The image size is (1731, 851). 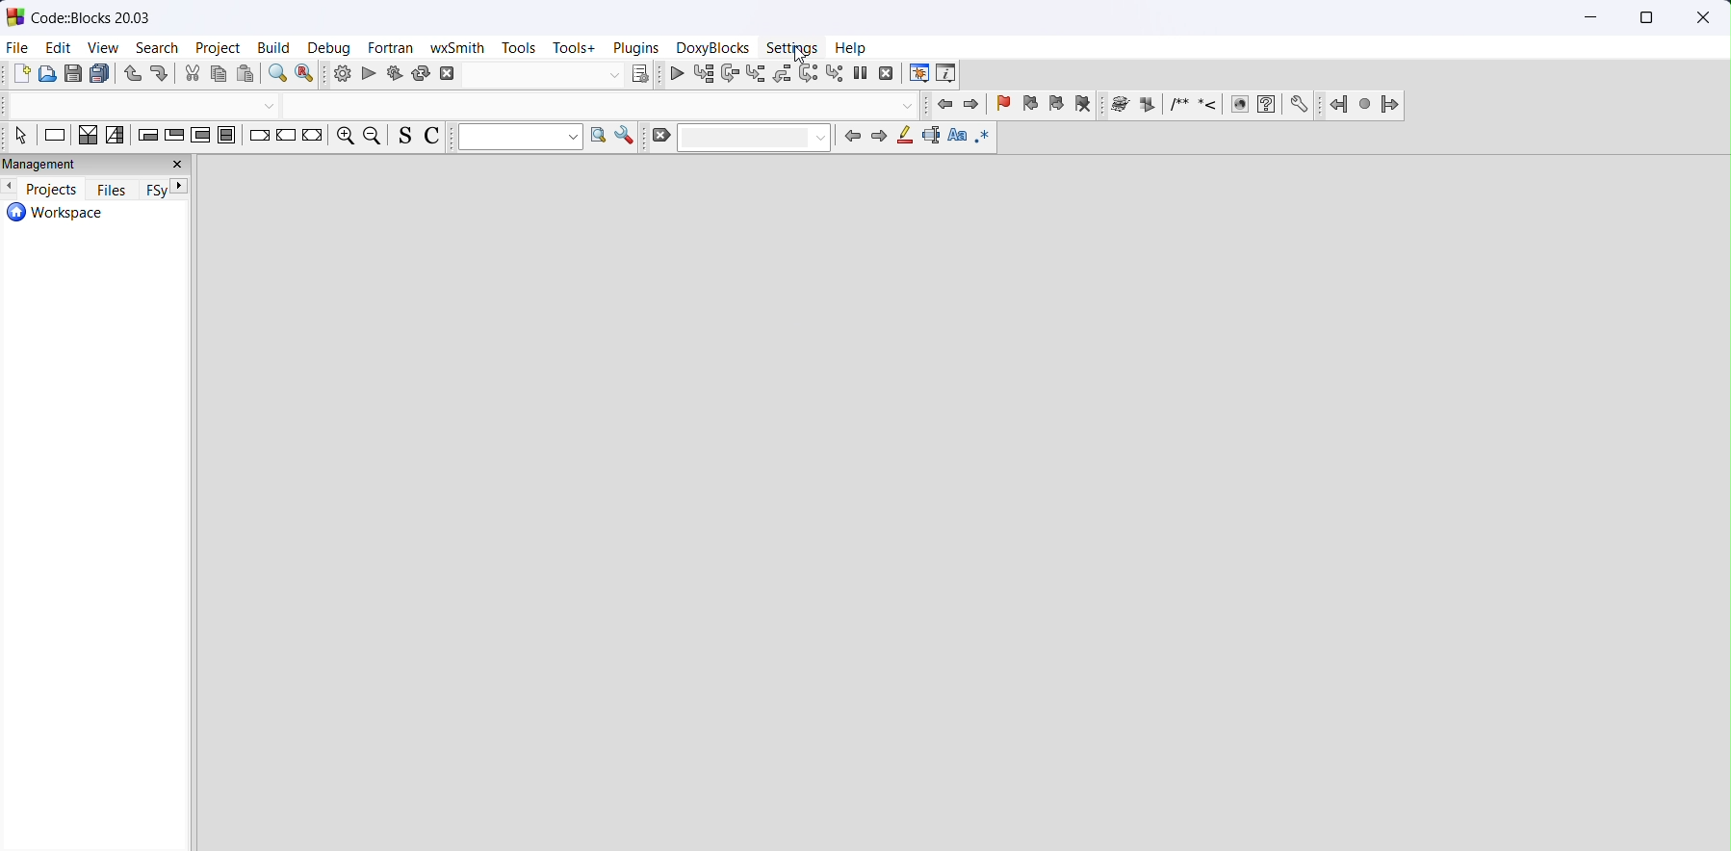 I want to click on highlight, so click(x=905, y=138).